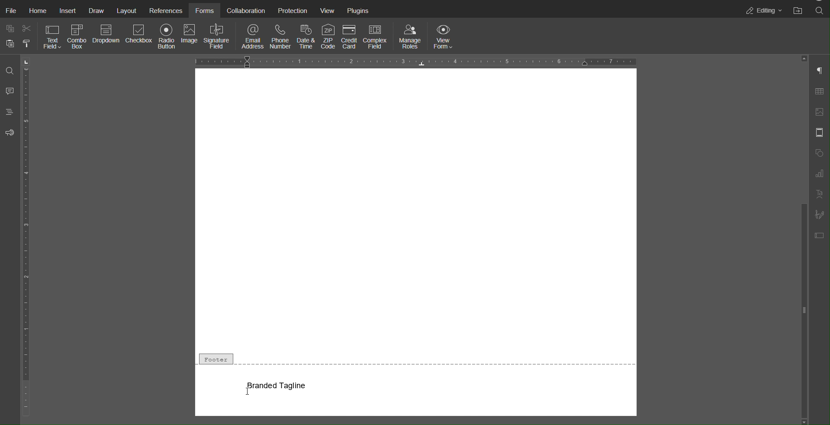 The image size is (830, 425). What do you see at coordinates (278, 385) in the screenshot?
I see `Branded Tagline` at bounding box center [278, 385].